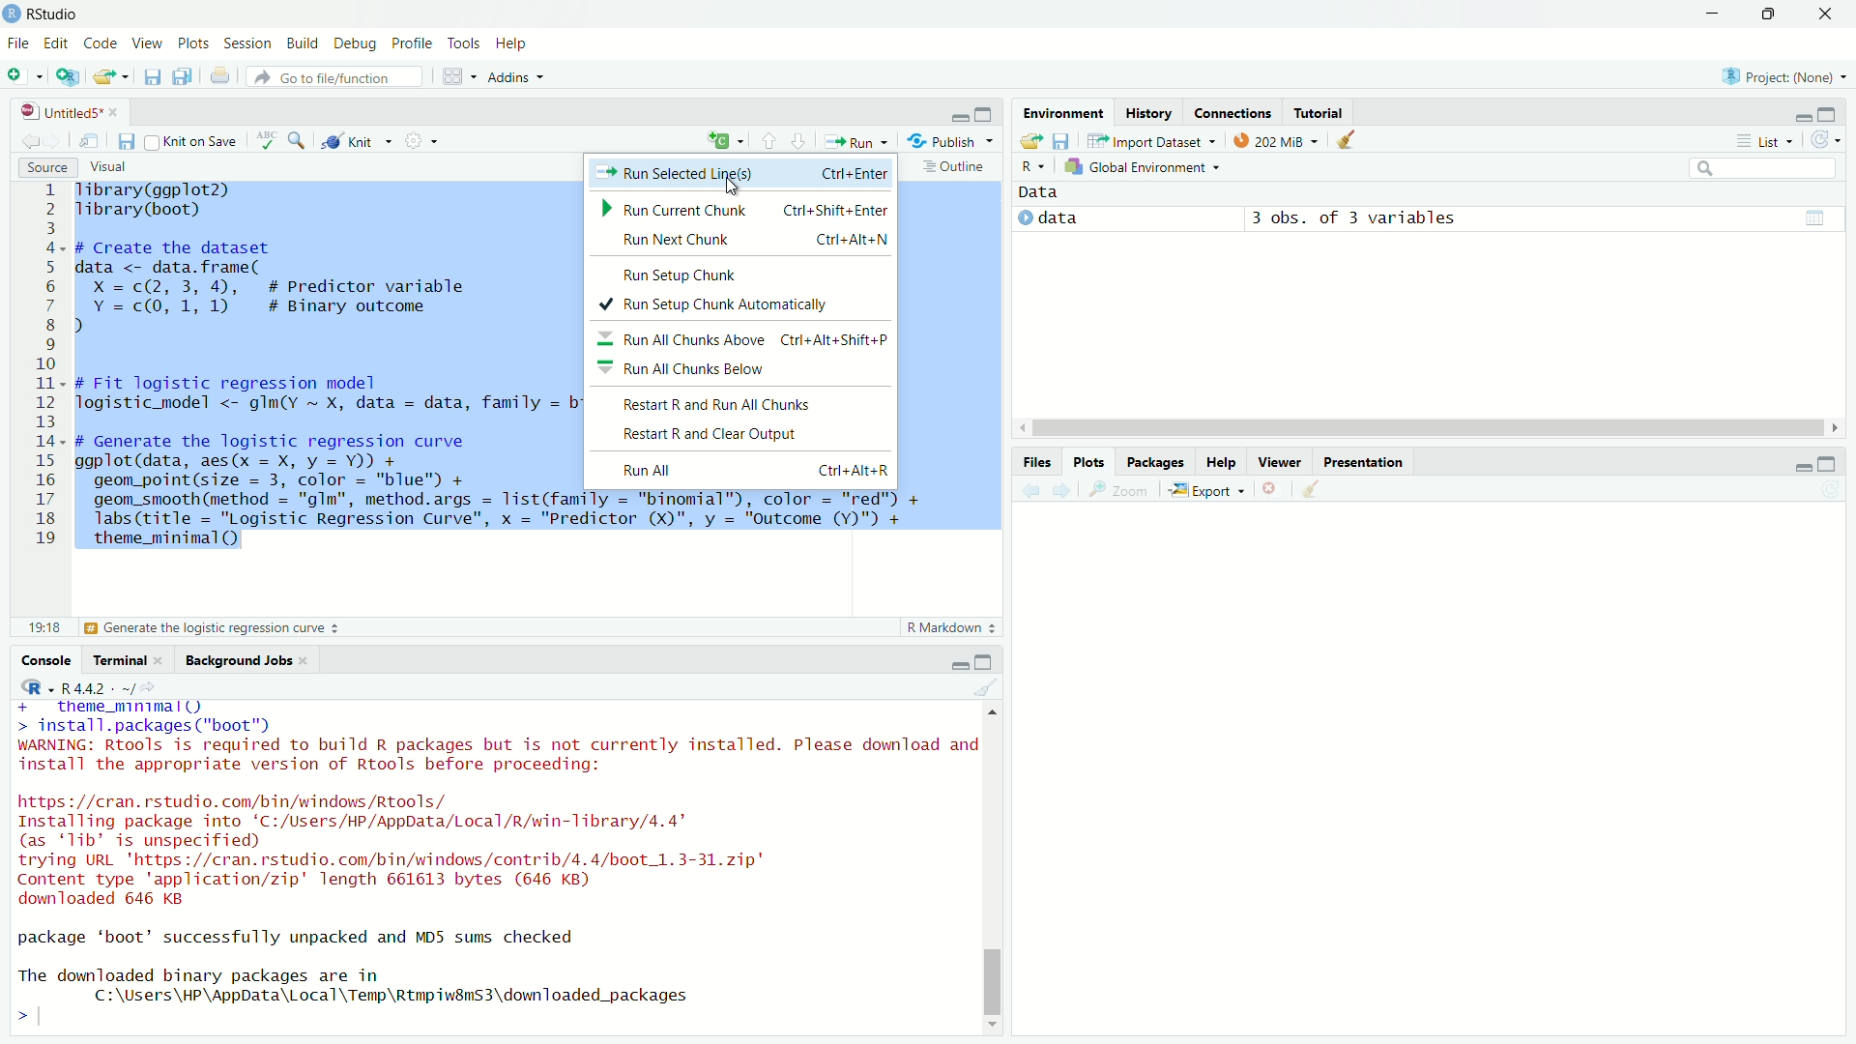  I want to click on Insert a new code/chunk, so click(727, 140).